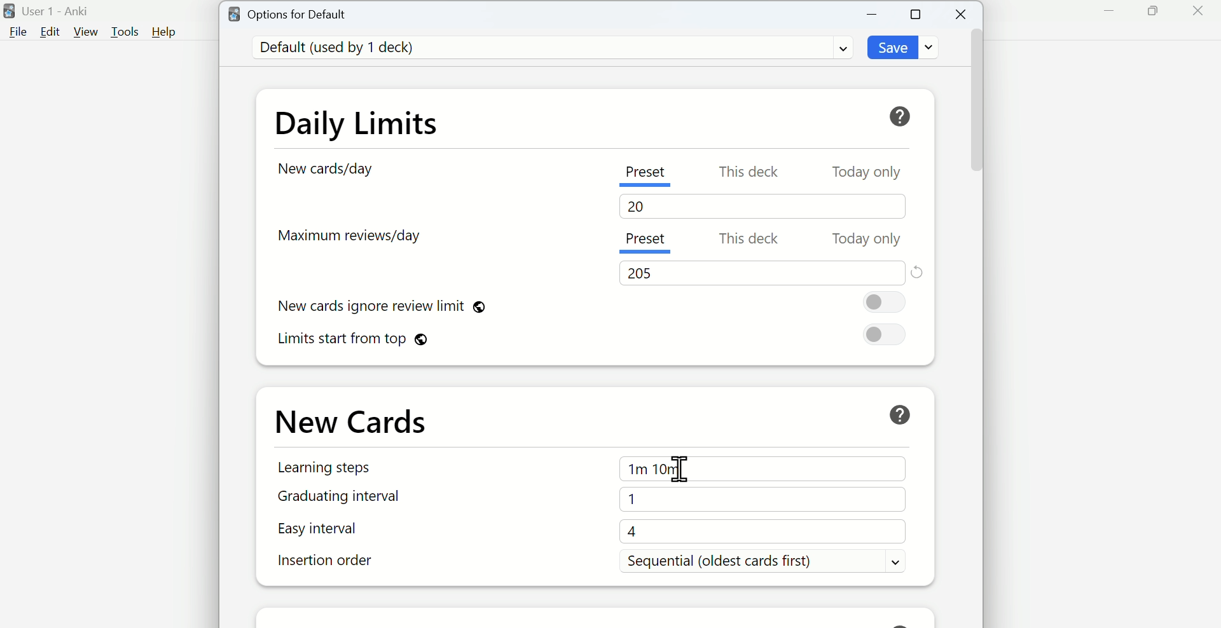 The width and height of the screenshot is (1221, 628). Describe the element at coordinates (899, 412) in the screenshot. I see `Help` at that location.